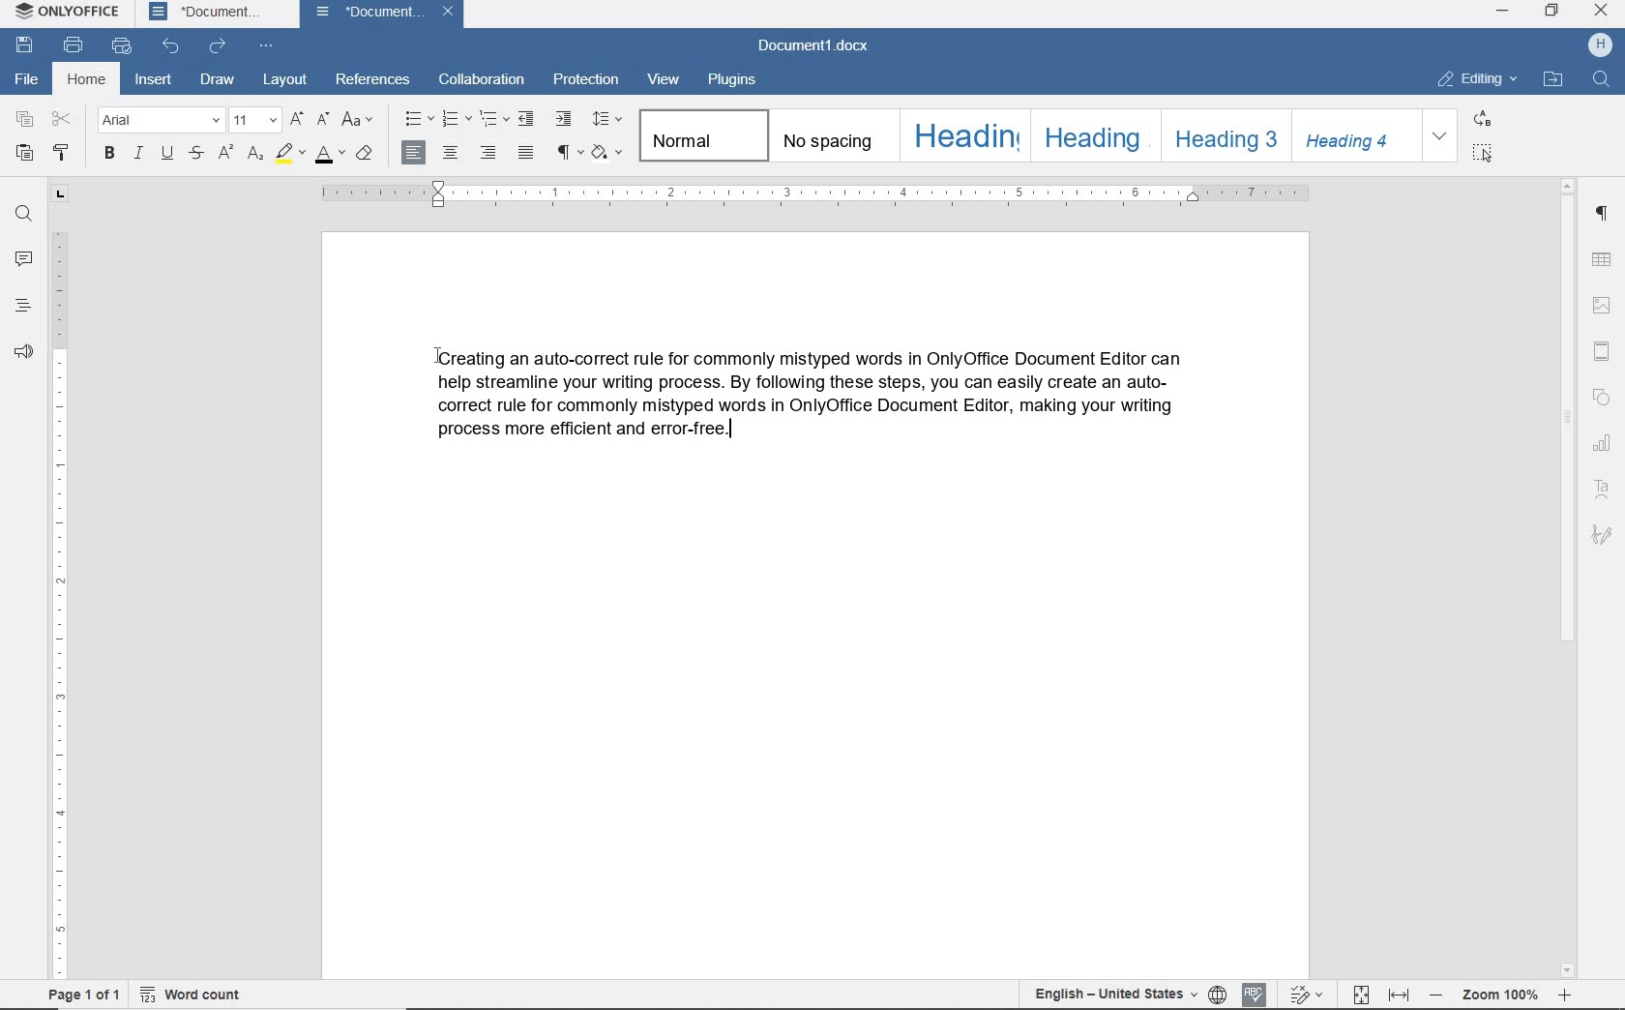  What do you see at coordinates (25, 155) in the screenshot?
I see `paste` at bounding box center [25, 155].